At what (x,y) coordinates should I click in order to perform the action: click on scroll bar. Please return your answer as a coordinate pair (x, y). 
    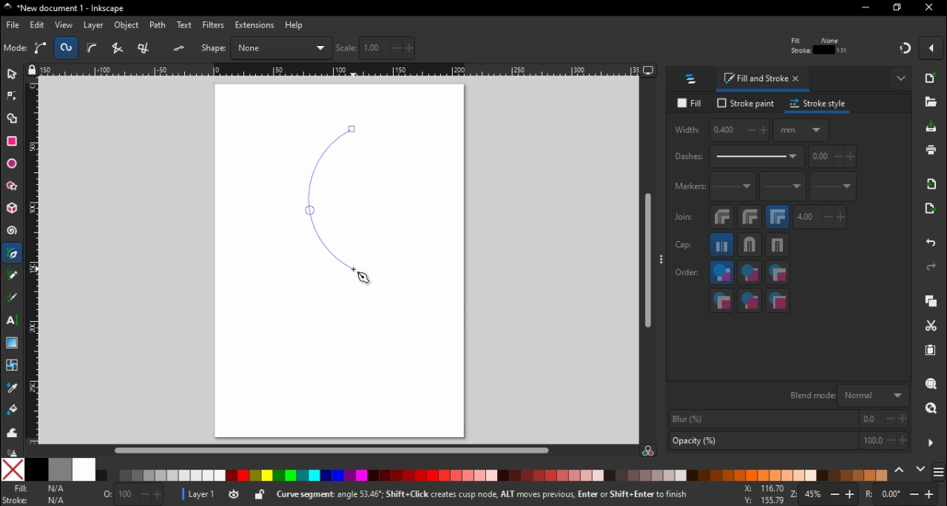
    Looking at the image, I should click on (647, 262).